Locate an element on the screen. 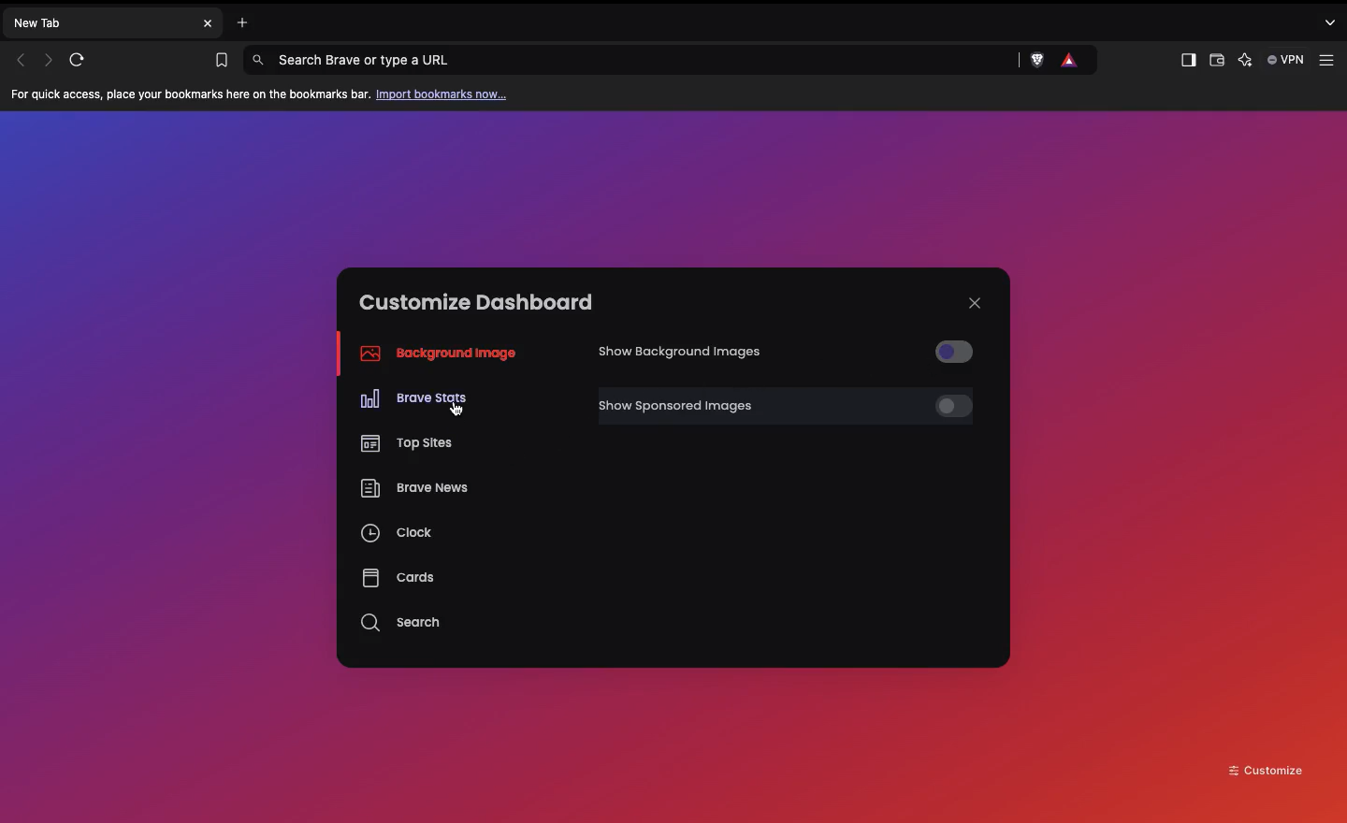 Image resolution: width=1347 pixels, height=823 pixels. Clock is located at coordinates (398, 536).